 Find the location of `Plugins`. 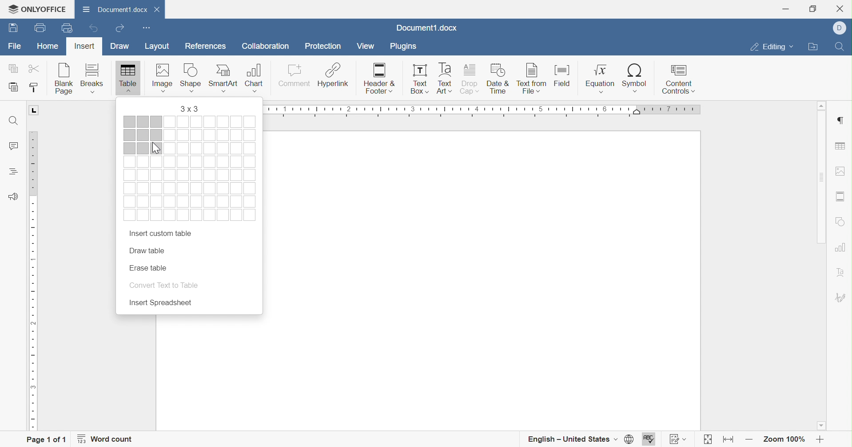

Plugins is located at coordinates (406, 45).